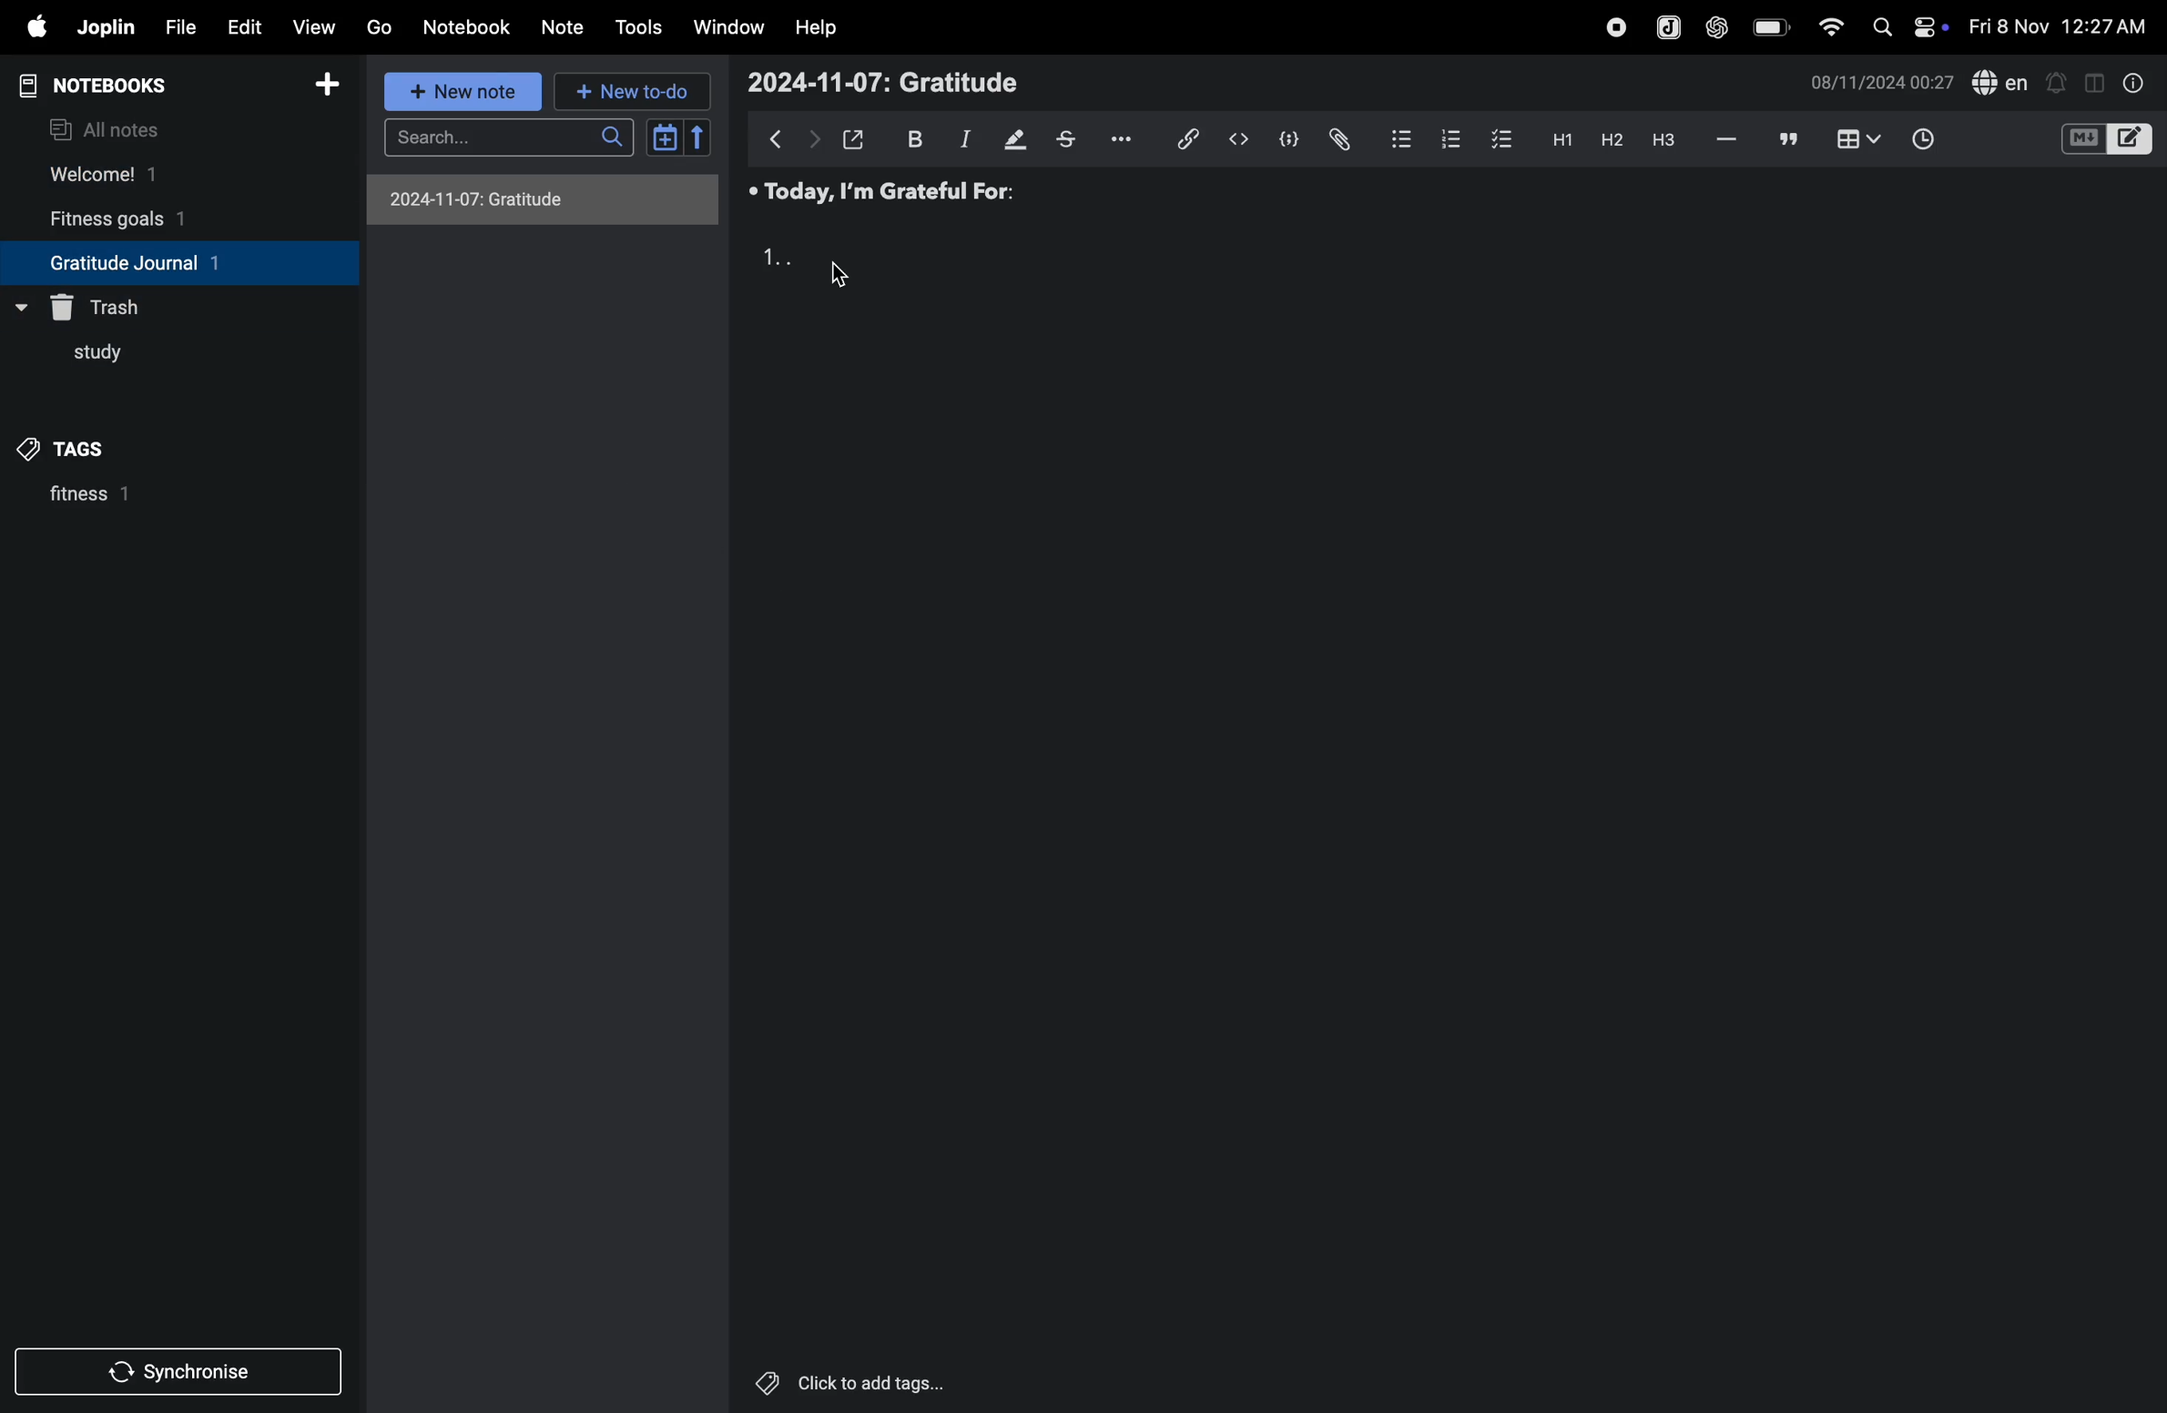  Describe the element at coordinates (135, 500) in the screenshot. I see `fitness 1` at that location.